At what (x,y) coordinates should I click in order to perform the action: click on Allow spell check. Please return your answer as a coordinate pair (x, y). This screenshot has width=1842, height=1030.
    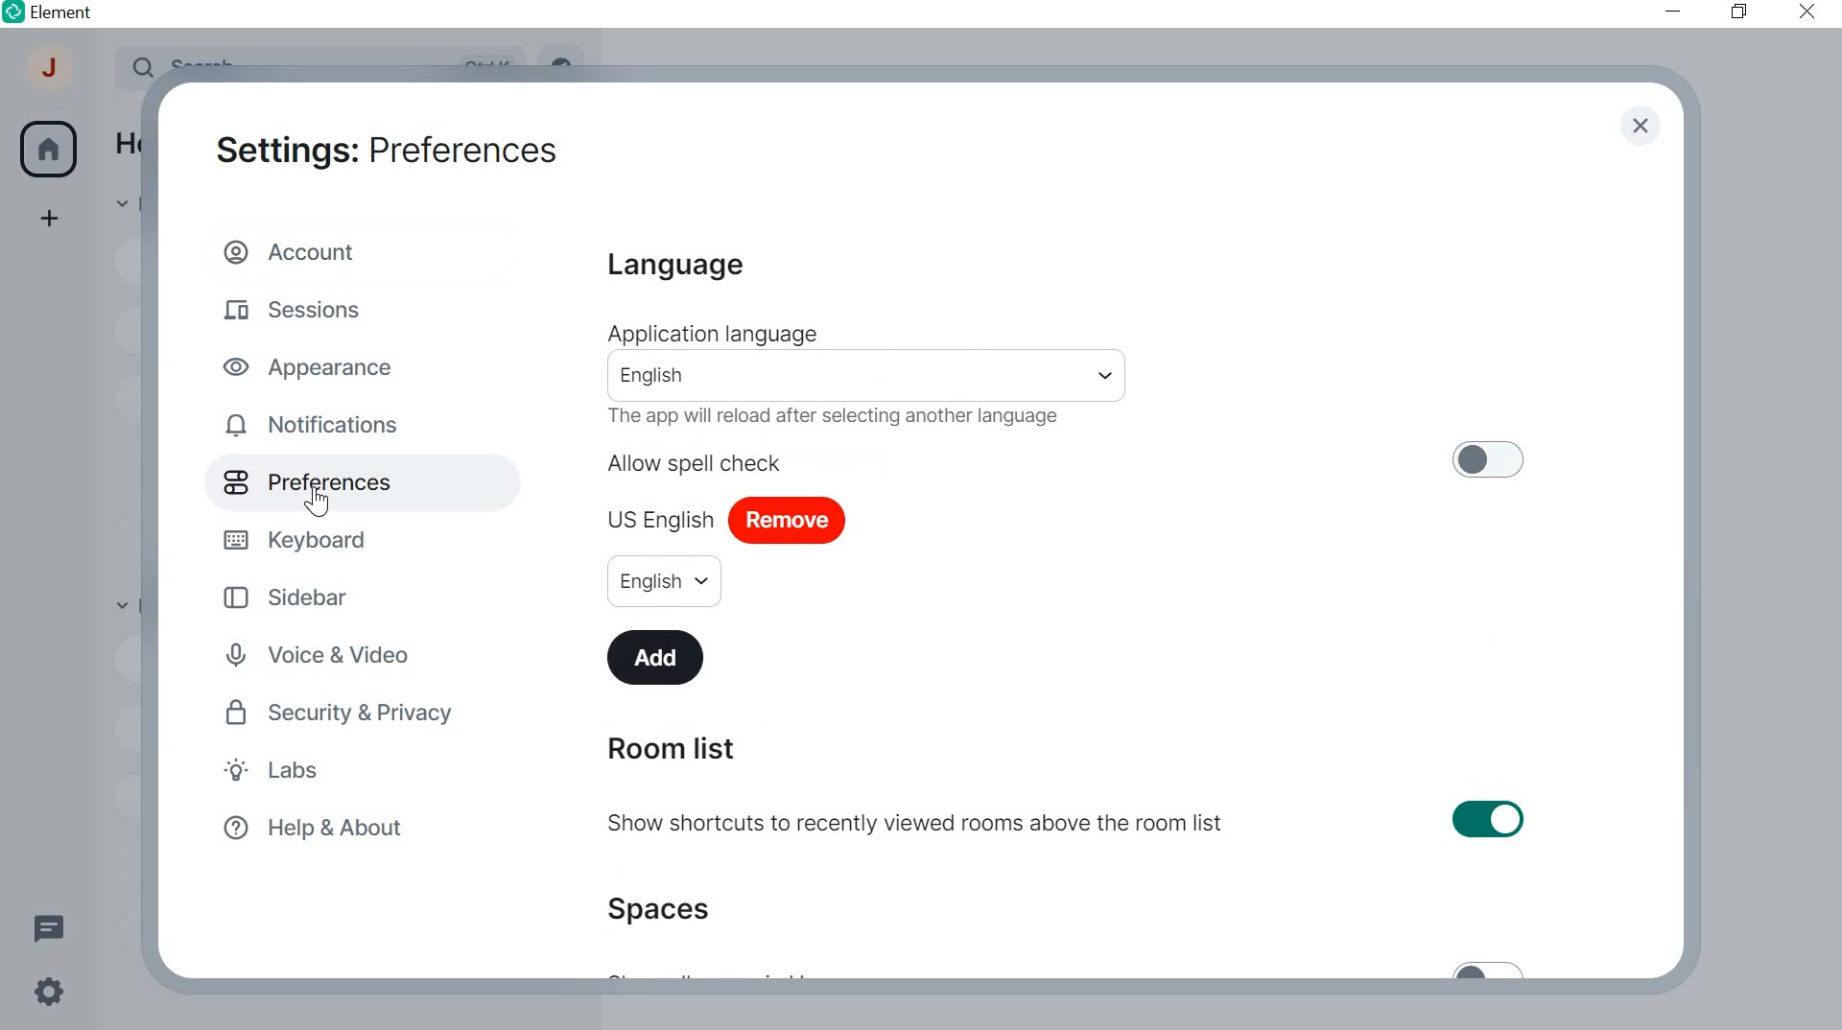
    Looking at the image, I should click on (1068, 459).